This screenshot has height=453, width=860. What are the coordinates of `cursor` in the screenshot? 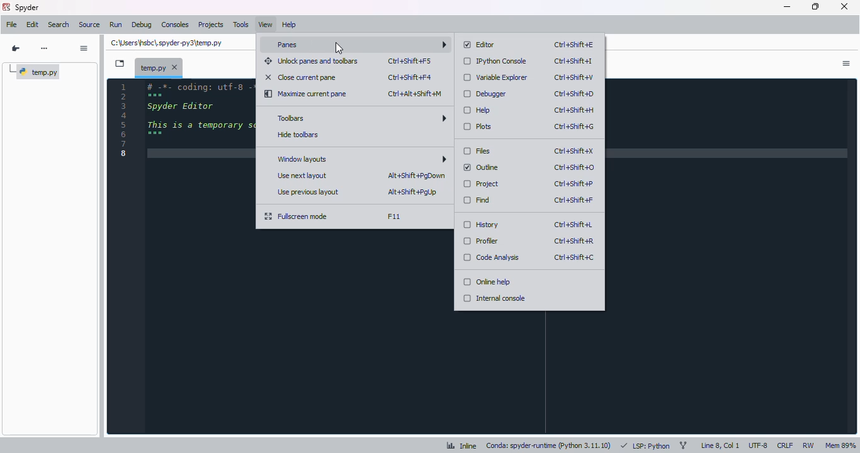 It's located at (340, 48).